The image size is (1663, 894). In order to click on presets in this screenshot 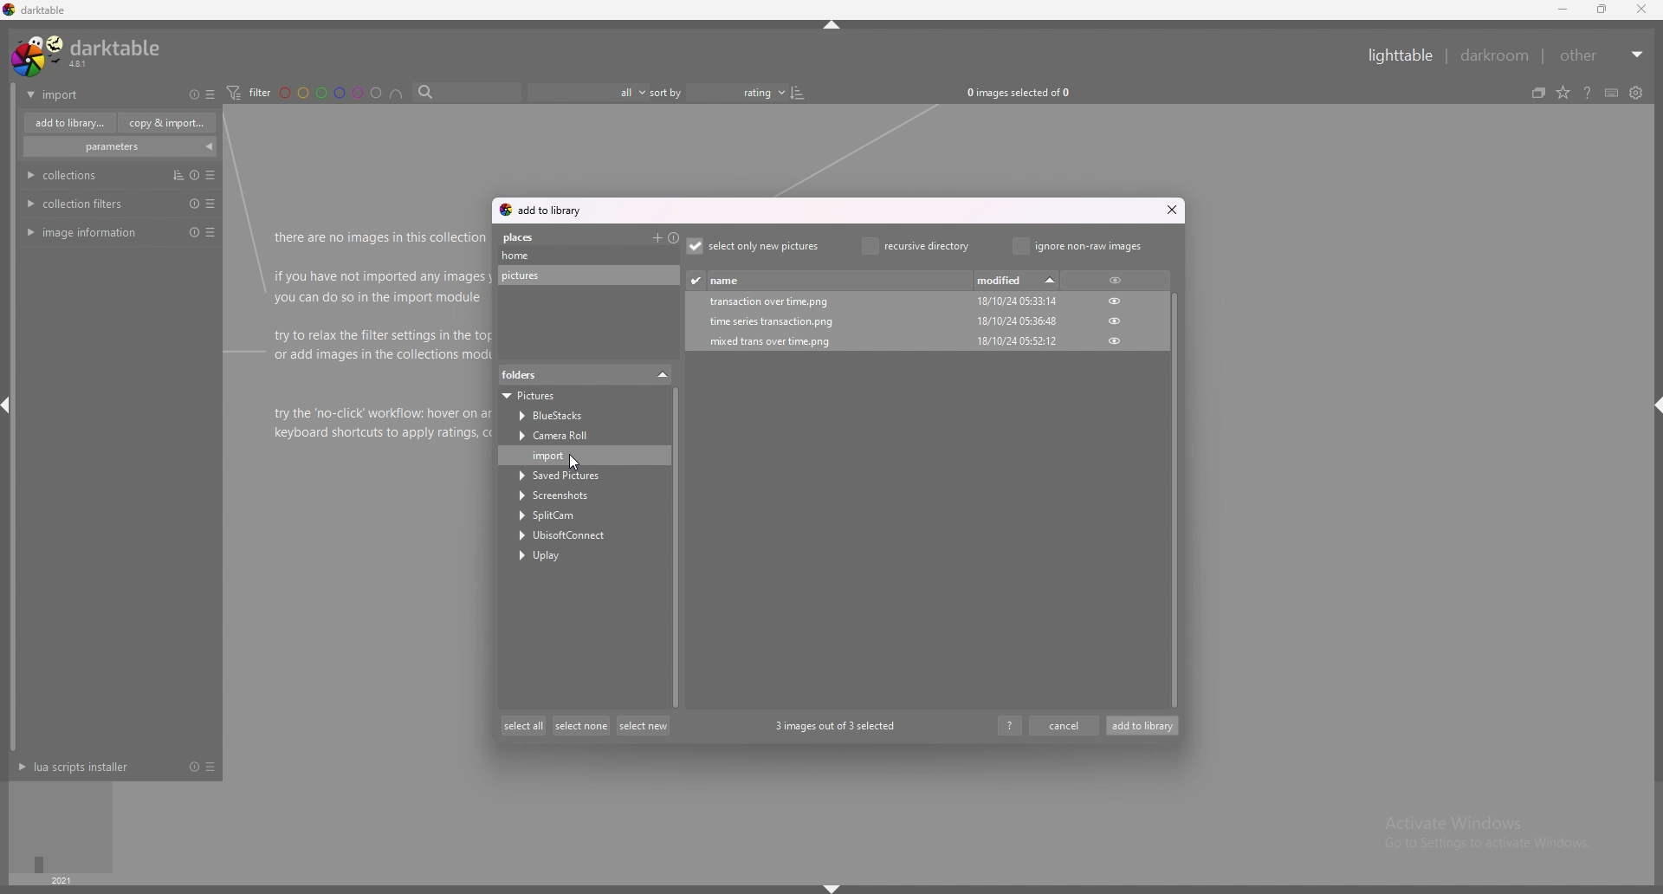, I will do `click(210, 94)`.